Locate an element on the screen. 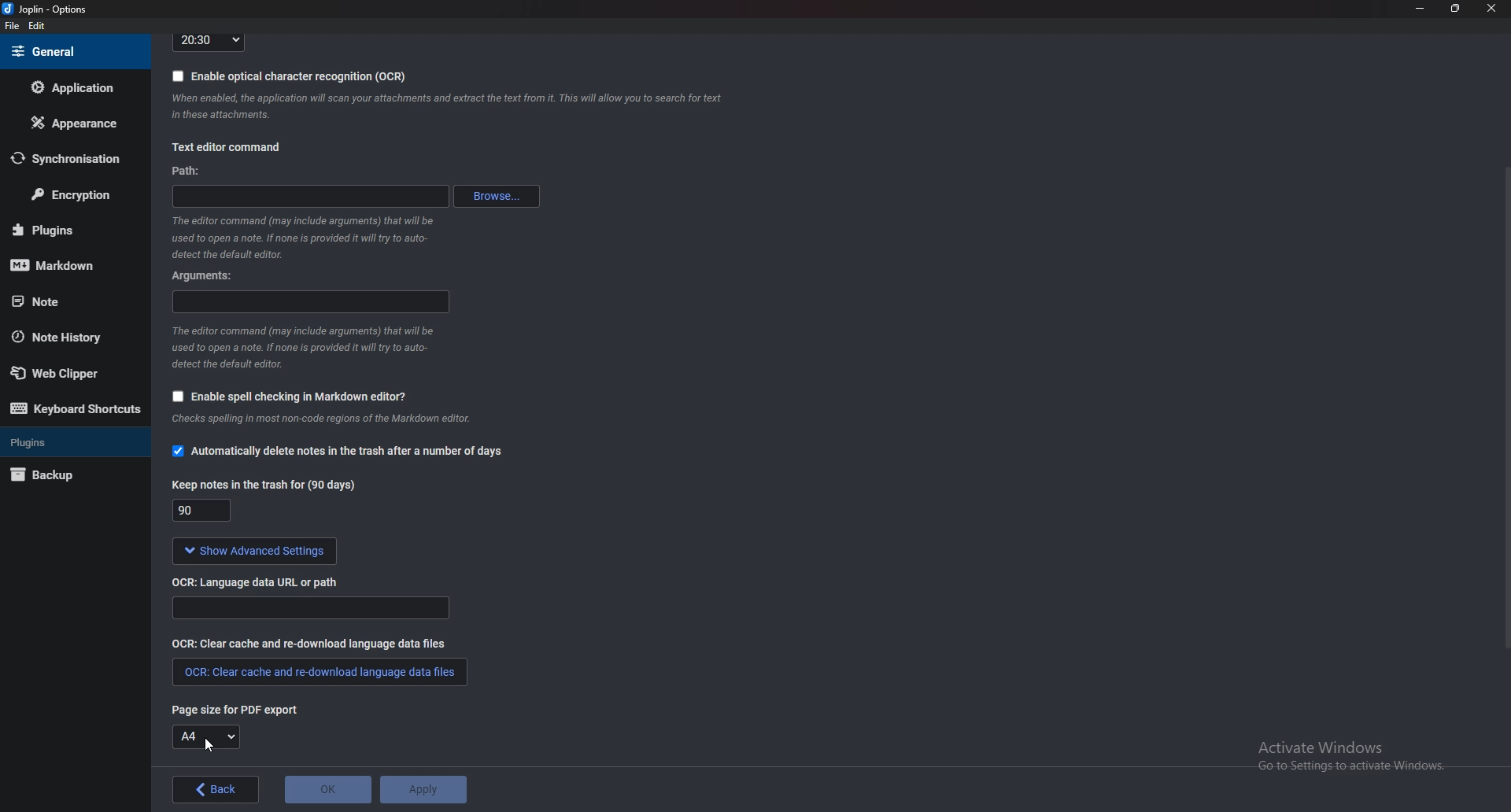  Arguments is located at coordinates (209, 275).